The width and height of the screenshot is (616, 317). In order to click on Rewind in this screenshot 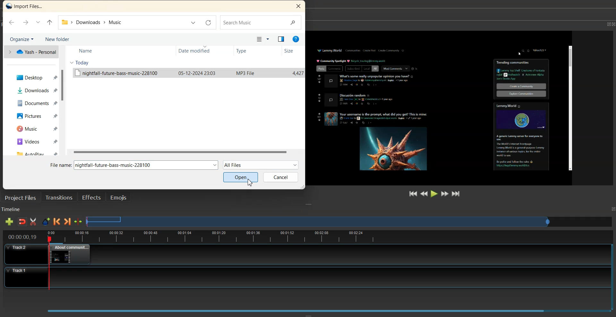, I will do `click(424, 193)`.